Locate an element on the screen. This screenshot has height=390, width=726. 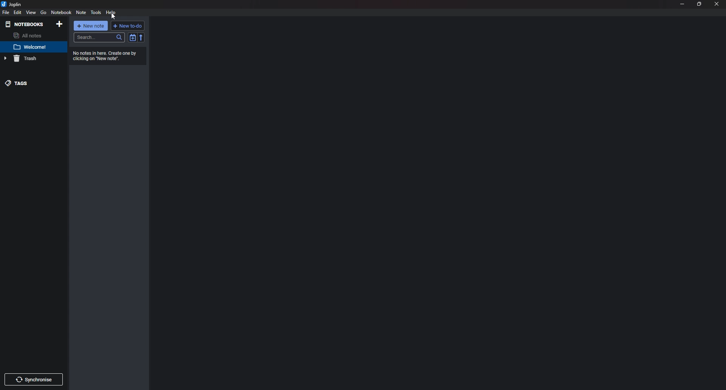
Notebooks is located at coordinates (25, 25).